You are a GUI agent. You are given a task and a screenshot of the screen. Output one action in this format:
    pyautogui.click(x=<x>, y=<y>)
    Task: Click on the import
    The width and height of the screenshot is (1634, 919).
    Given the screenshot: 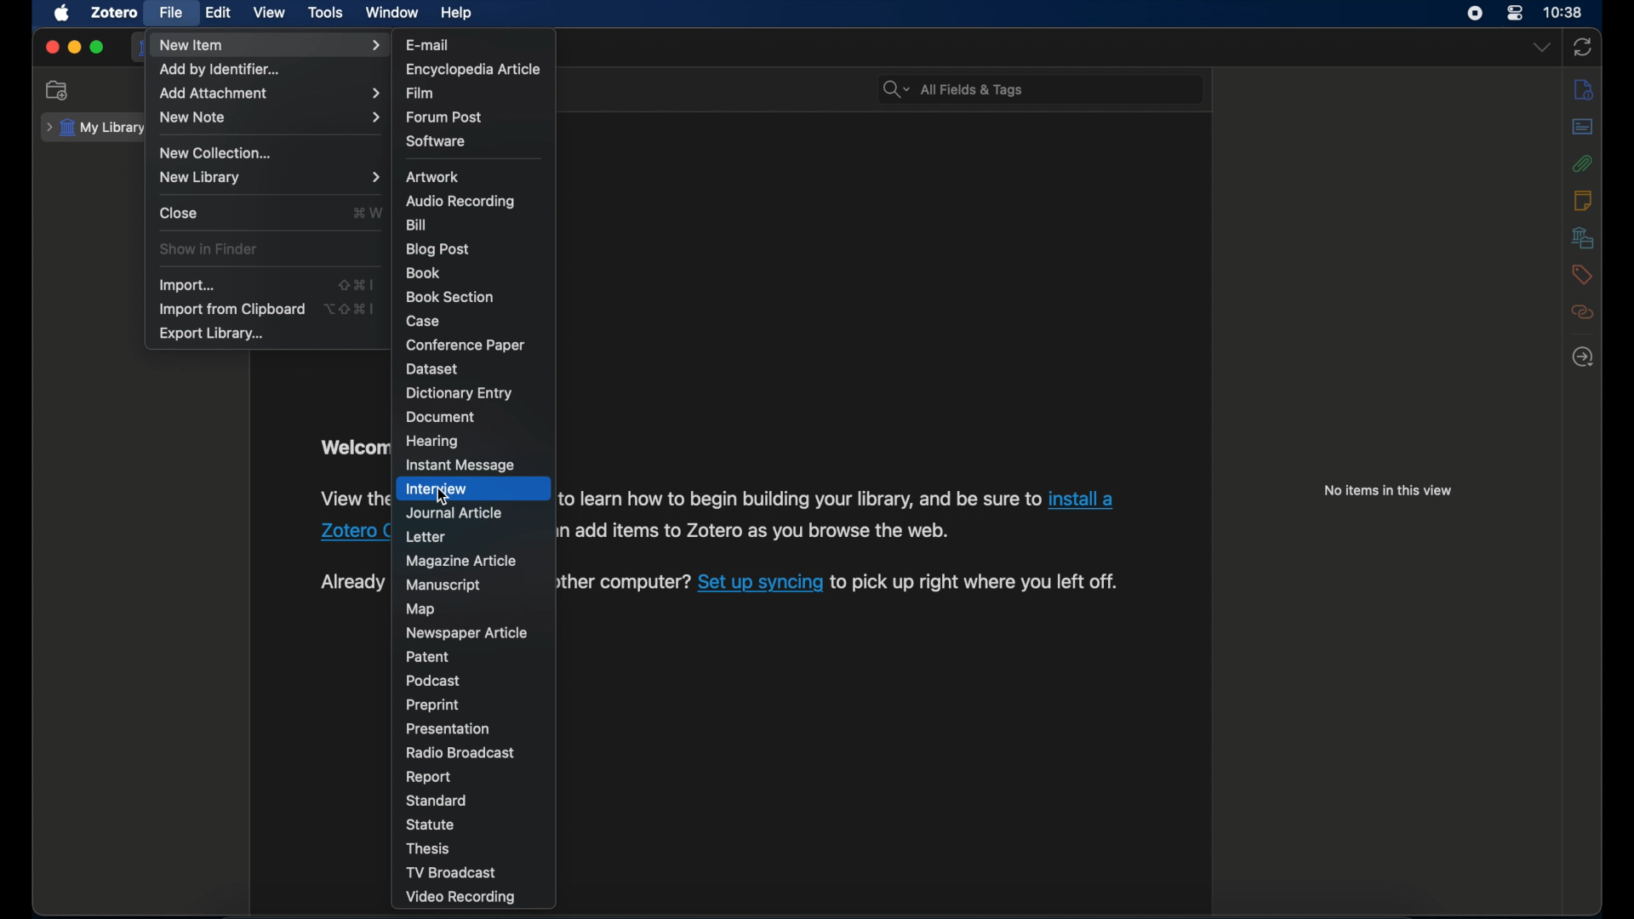 What is the action you would take?
    pyautogui.click(x=187, y=285)
    